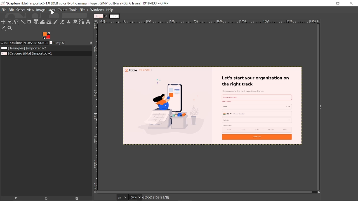 This screenshot has height=201, width=358. What do you see at coordinates (23, 23) in the screenshot?
I see `Fuzzy select tool` at bounding box center [23, 23].